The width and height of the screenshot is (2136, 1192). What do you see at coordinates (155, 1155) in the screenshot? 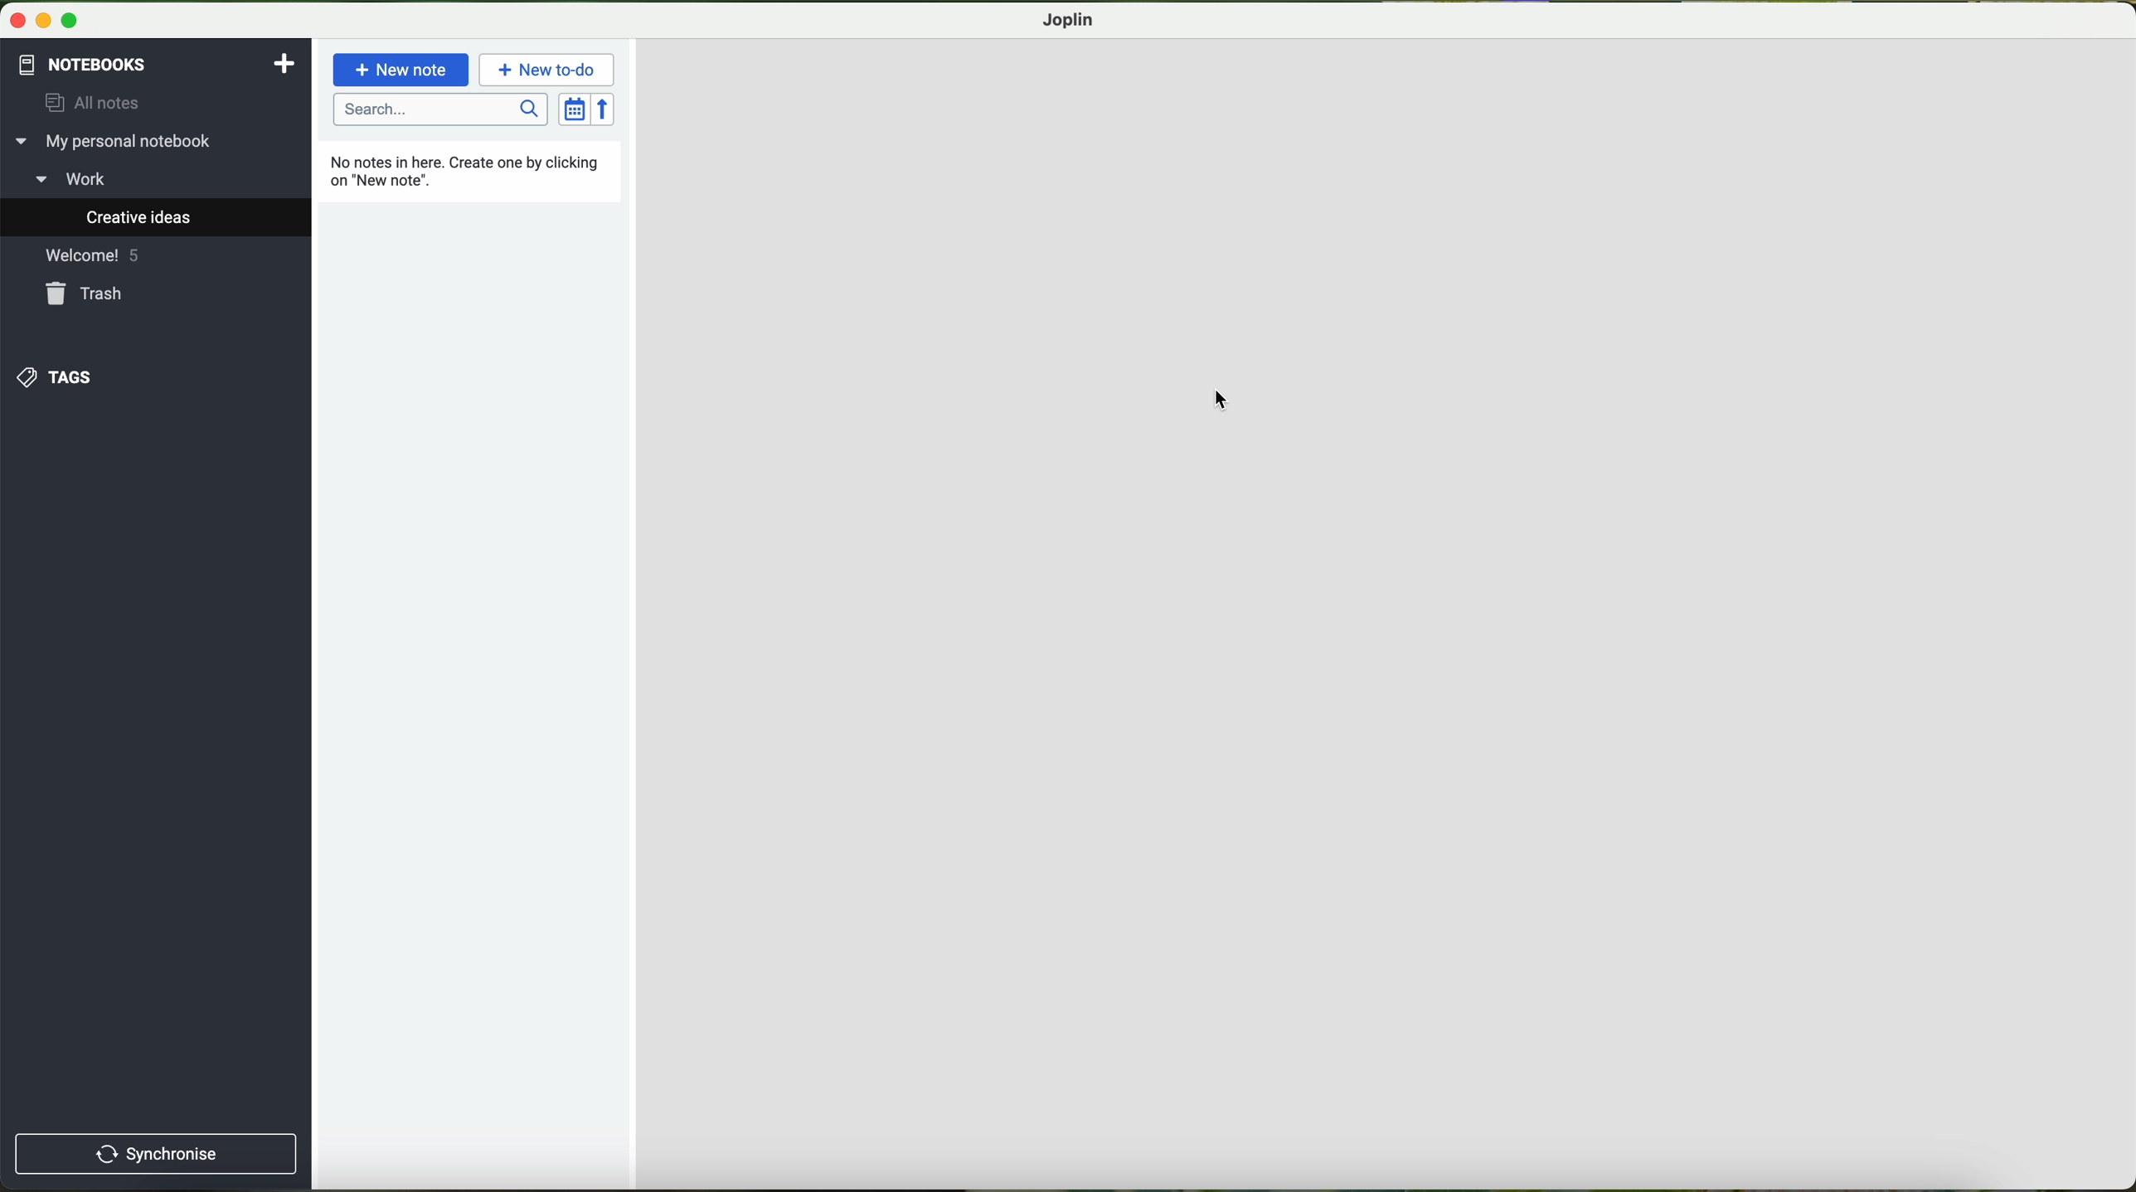
I see `synchronise button` at bounding box center [155, 1155].